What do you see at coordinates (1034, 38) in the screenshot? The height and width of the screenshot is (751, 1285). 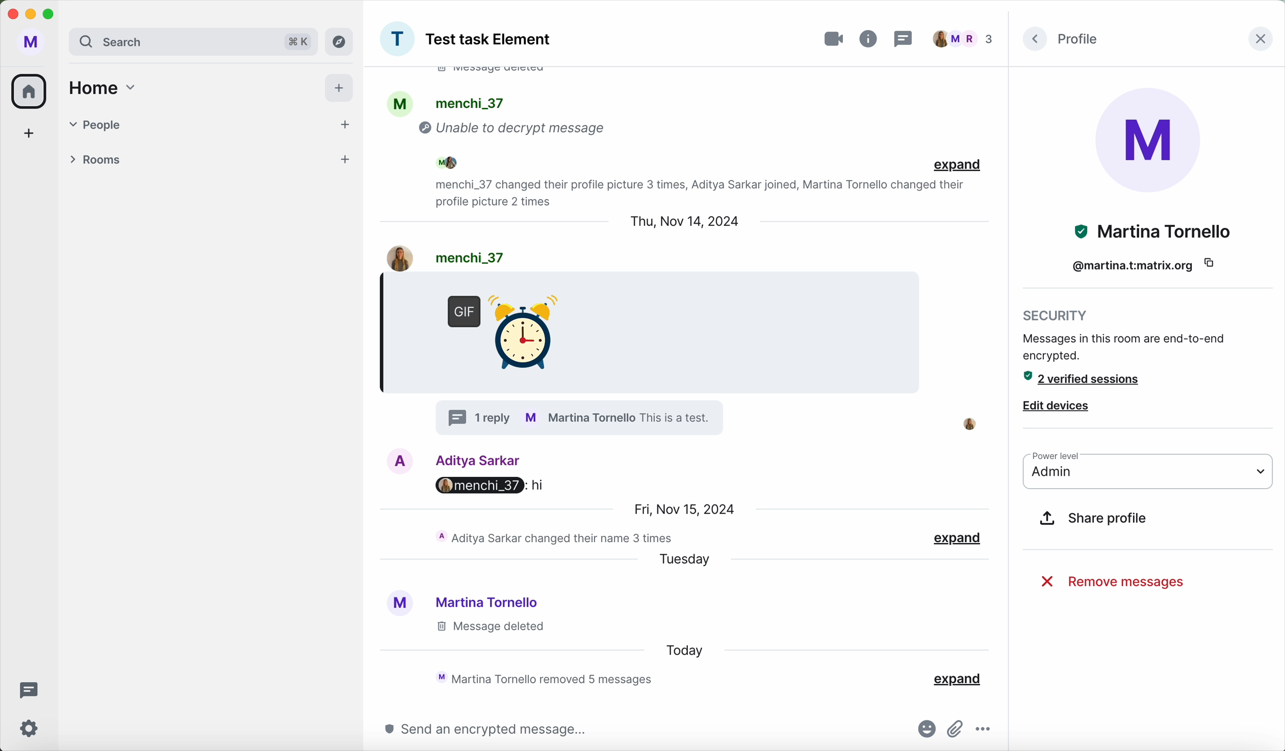 I see `navigate back` at bounding box center [1034, 38].